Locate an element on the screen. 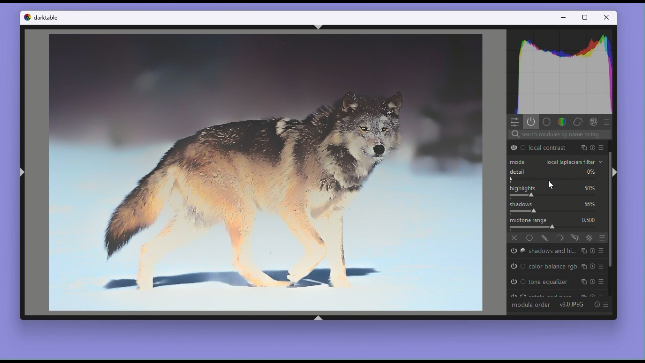 Image resolution: width=645 pixels, height=363 pixels. shadows and highlights is located at coordinates (551, 252).